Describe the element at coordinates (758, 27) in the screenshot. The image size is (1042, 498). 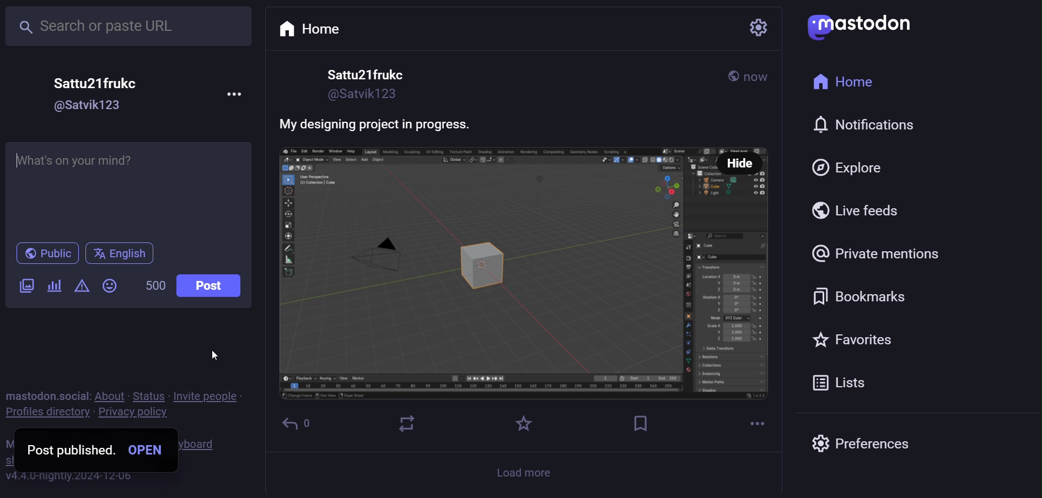
I see `setting` at that location.